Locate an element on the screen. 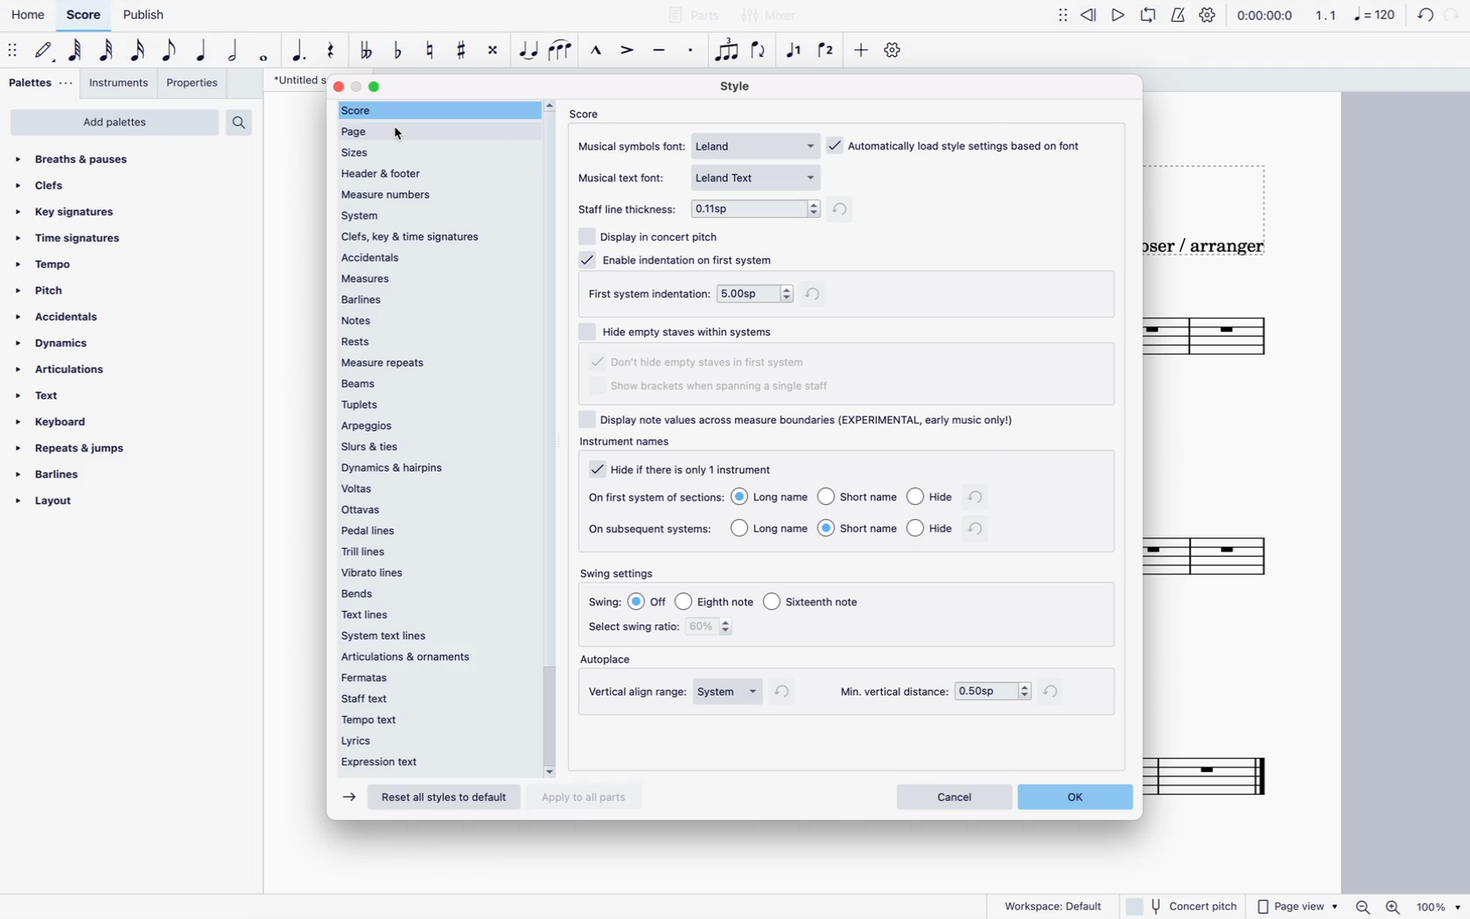 The width and height of the screenshot is (1470, 919). score is located at coordinates (83, 16).